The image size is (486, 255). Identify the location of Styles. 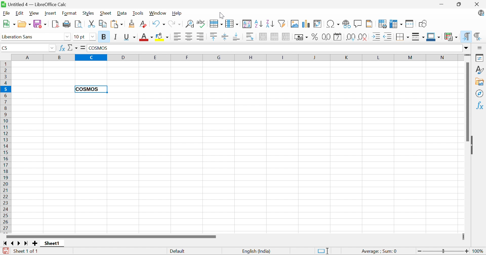
(480, 70).